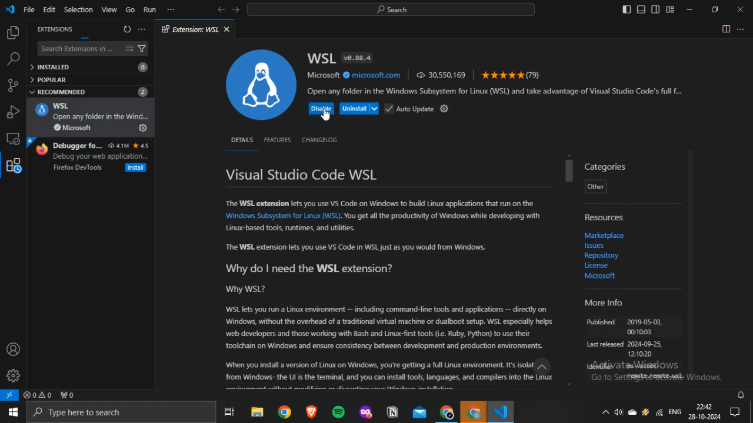 The height and width of the screenshot is (423, 753). I want to click on 28-10-2024, so click(704, 417).